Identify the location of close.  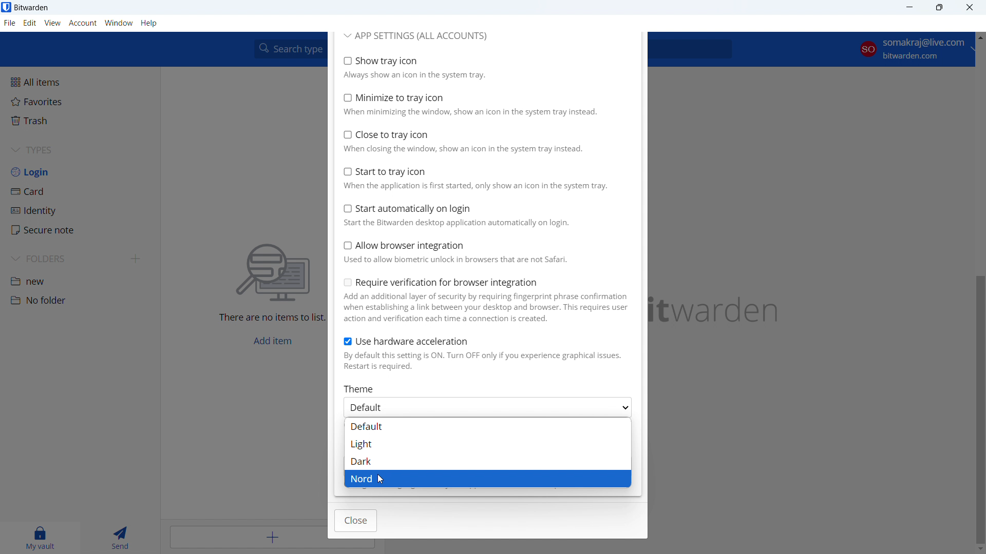
(356, 521).